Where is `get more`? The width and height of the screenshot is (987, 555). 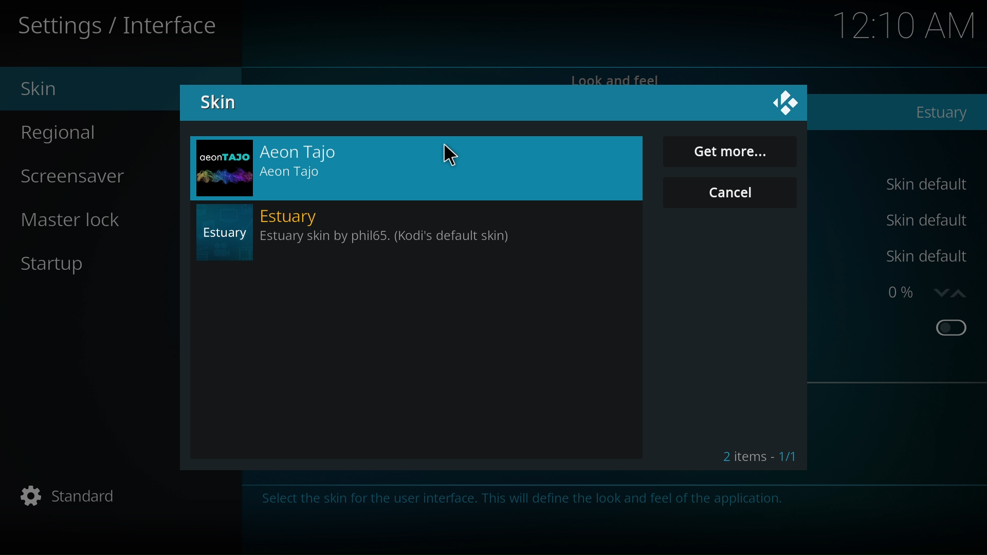 get more is located at coordinates (730, 152).